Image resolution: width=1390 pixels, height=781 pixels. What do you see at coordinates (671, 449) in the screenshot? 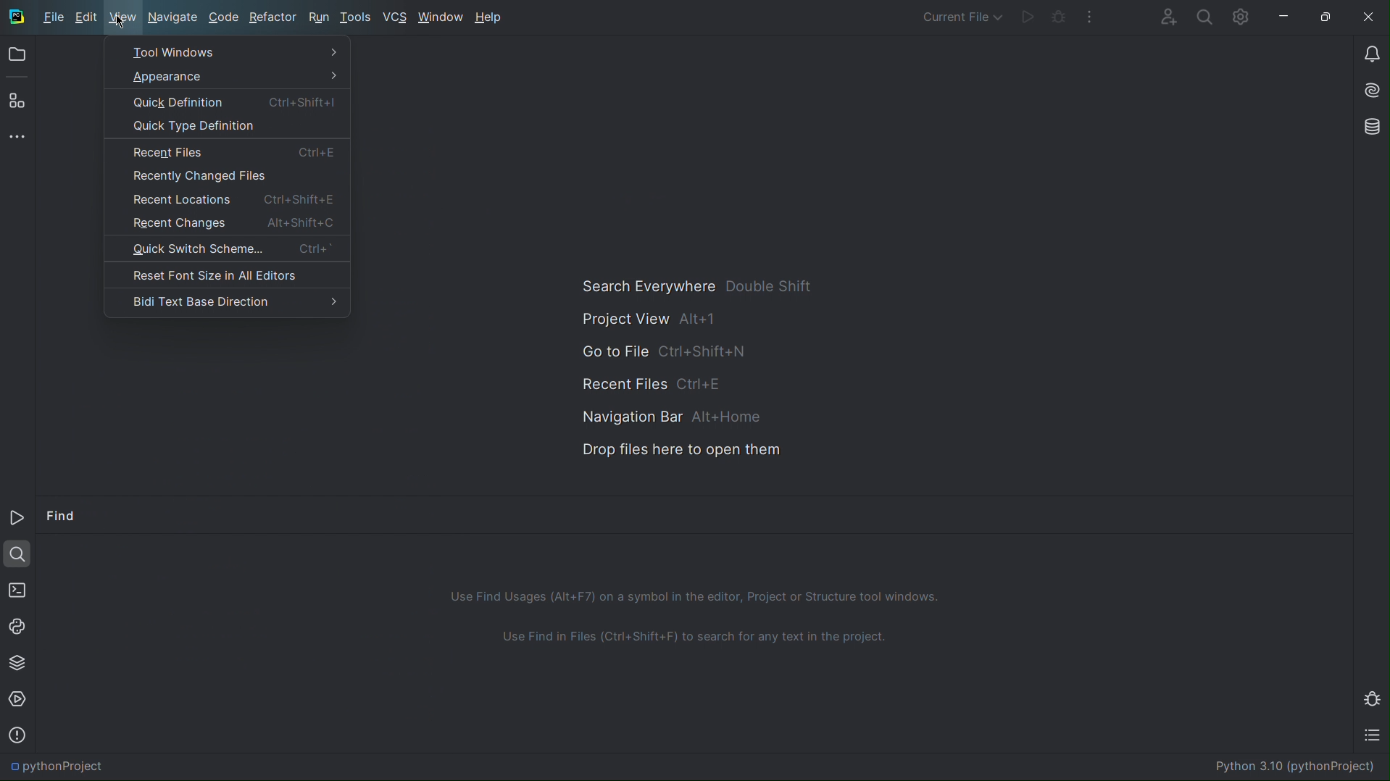
I see `Drop files here to open them` at bounding box center [671, 449].